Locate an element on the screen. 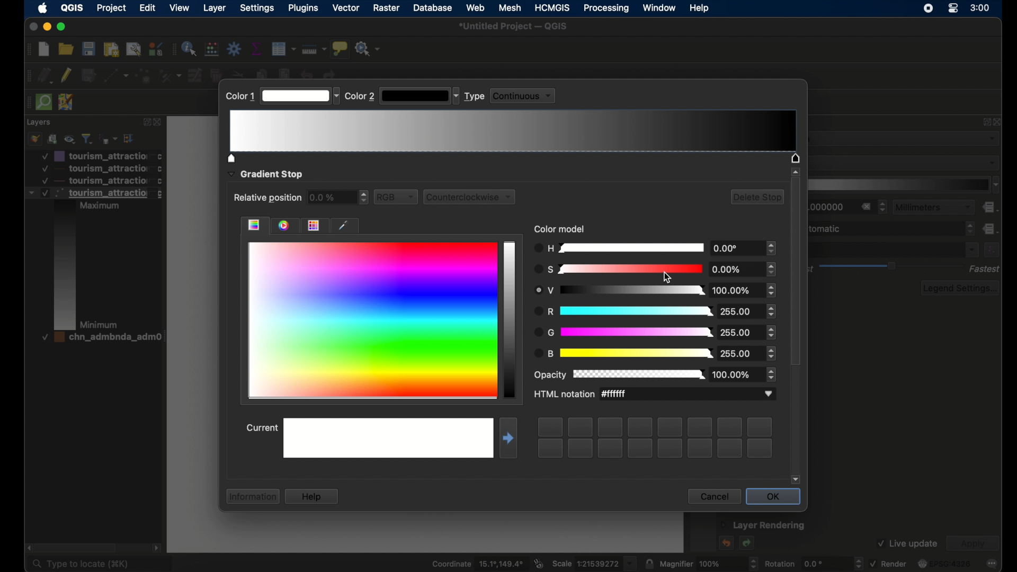 This screenshot has width=1017, height=572. close is located at coordinates (999, 122).